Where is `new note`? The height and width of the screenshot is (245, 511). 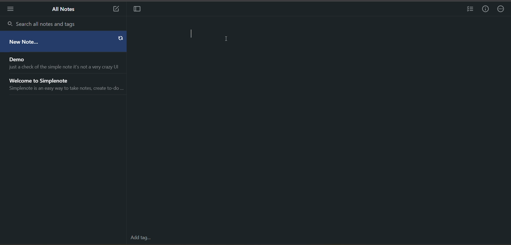
new note is located at coordinates (113, 9).